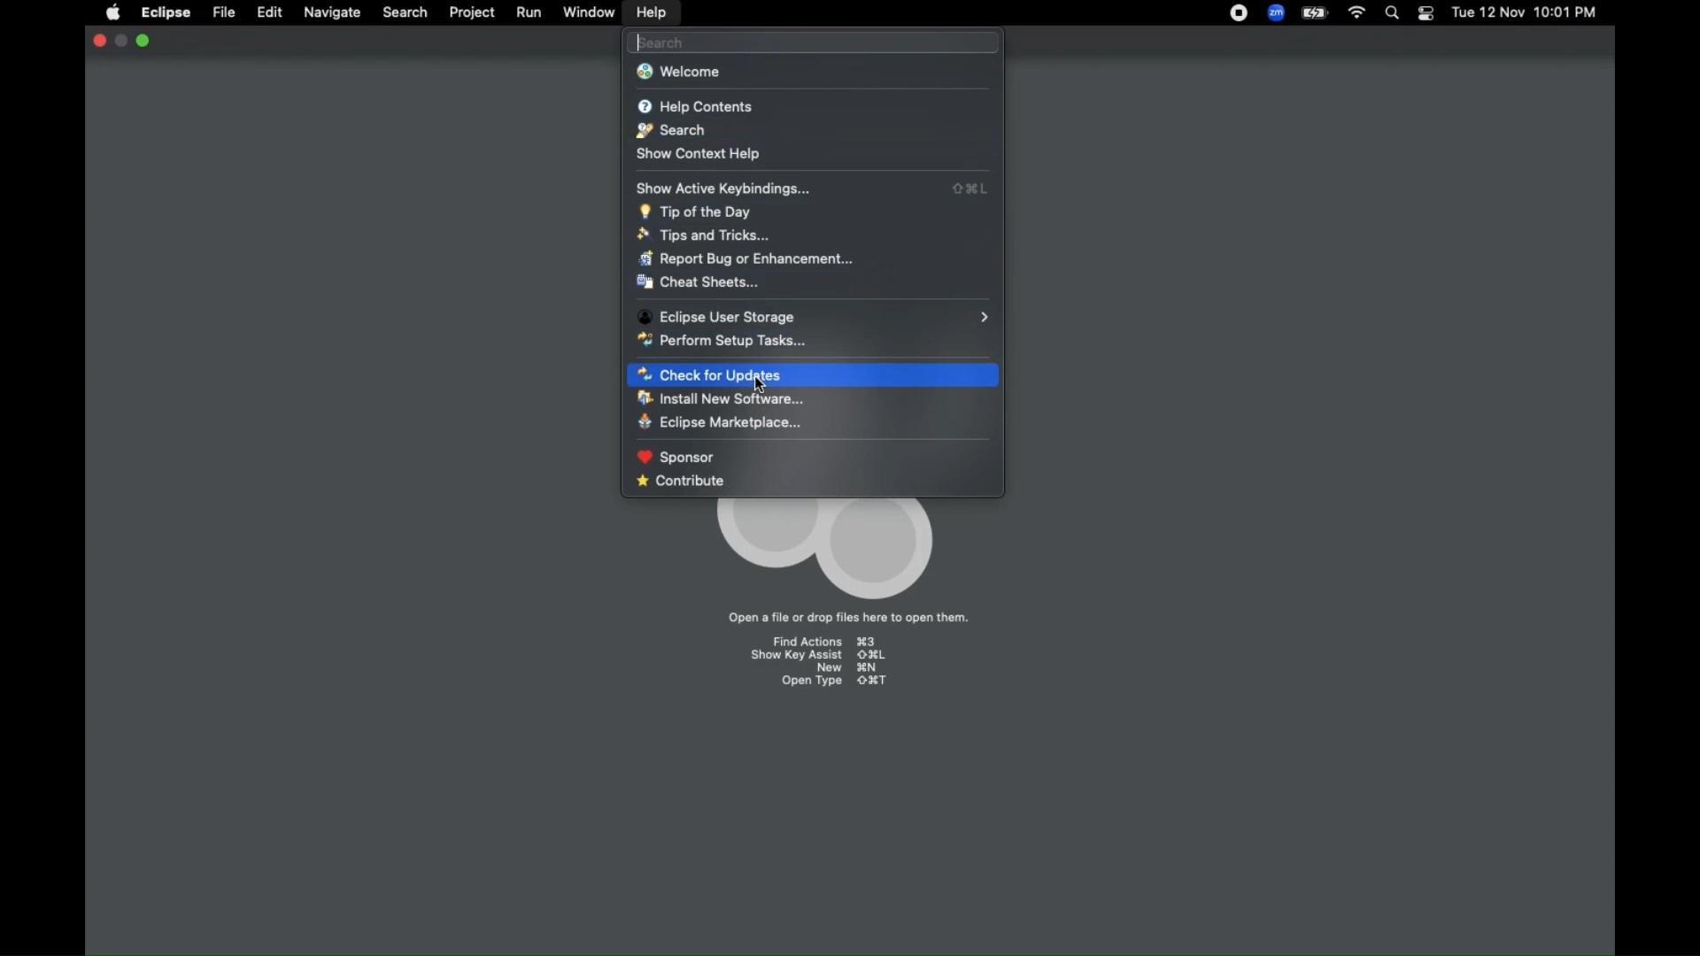 This screenshot has height=956, width=1700. Describe the element at coordinates (1568, 13) in the screenshot. I see `10:01 pm ` at that location.